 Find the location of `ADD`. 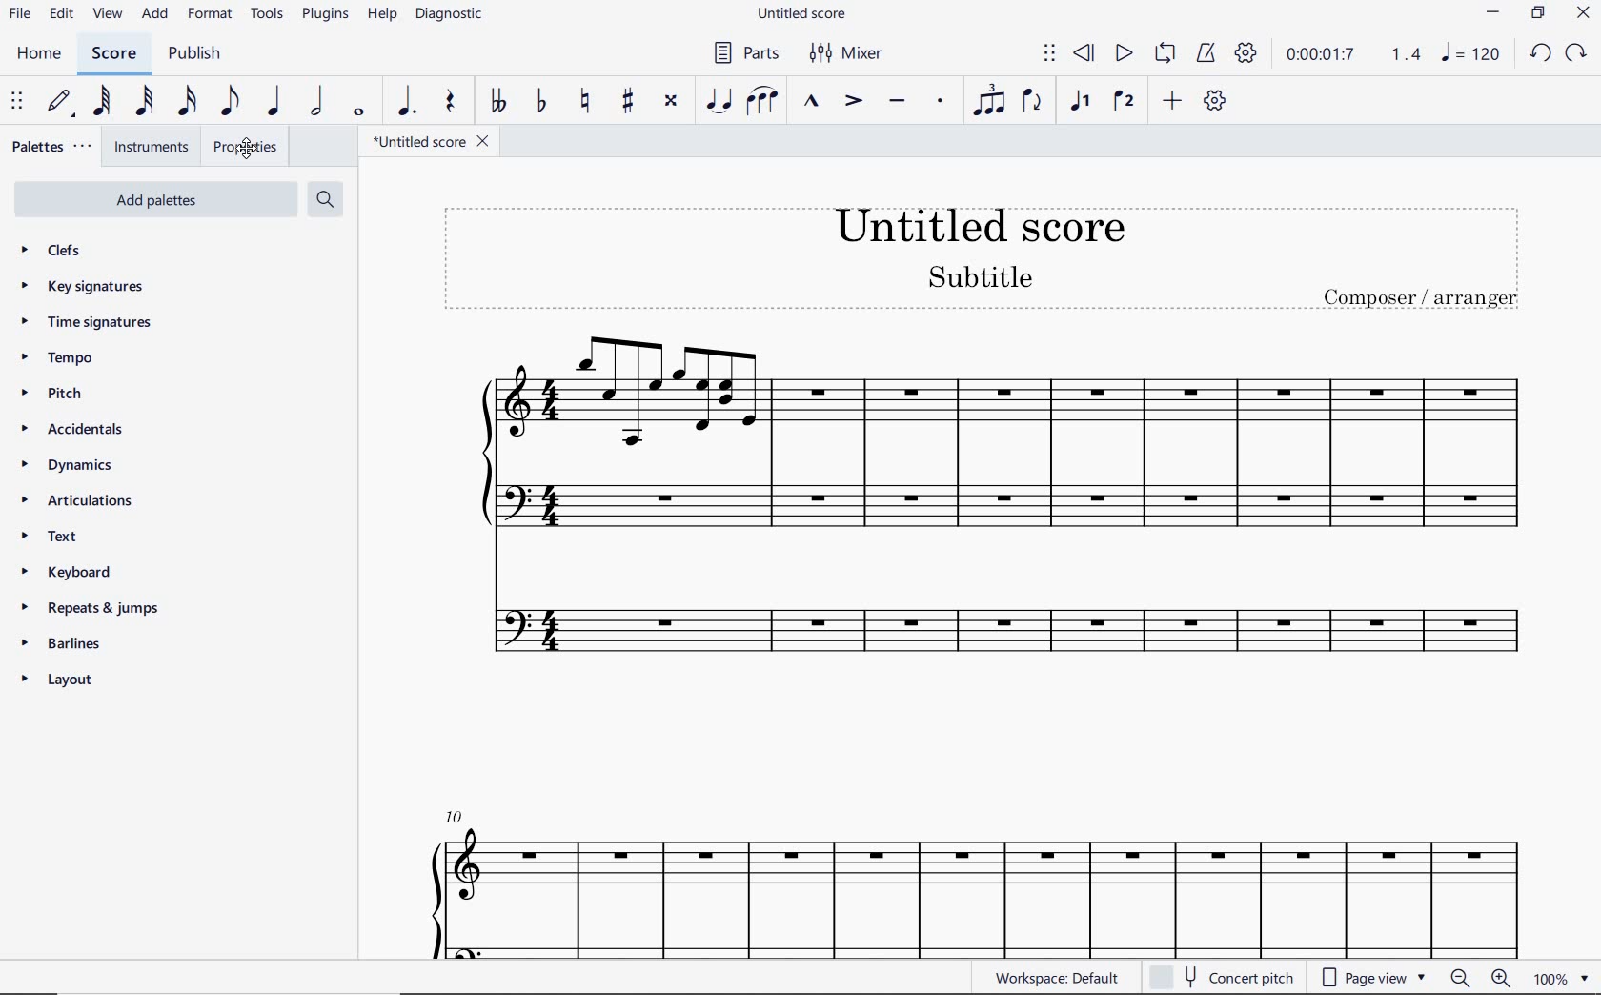

ADD is located at coordinates (157, 13).